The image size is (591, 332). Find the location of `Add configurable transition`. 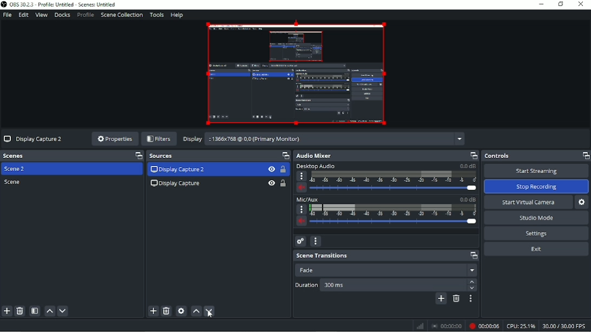

Add configurable transition is located at coordinates (441, 300).